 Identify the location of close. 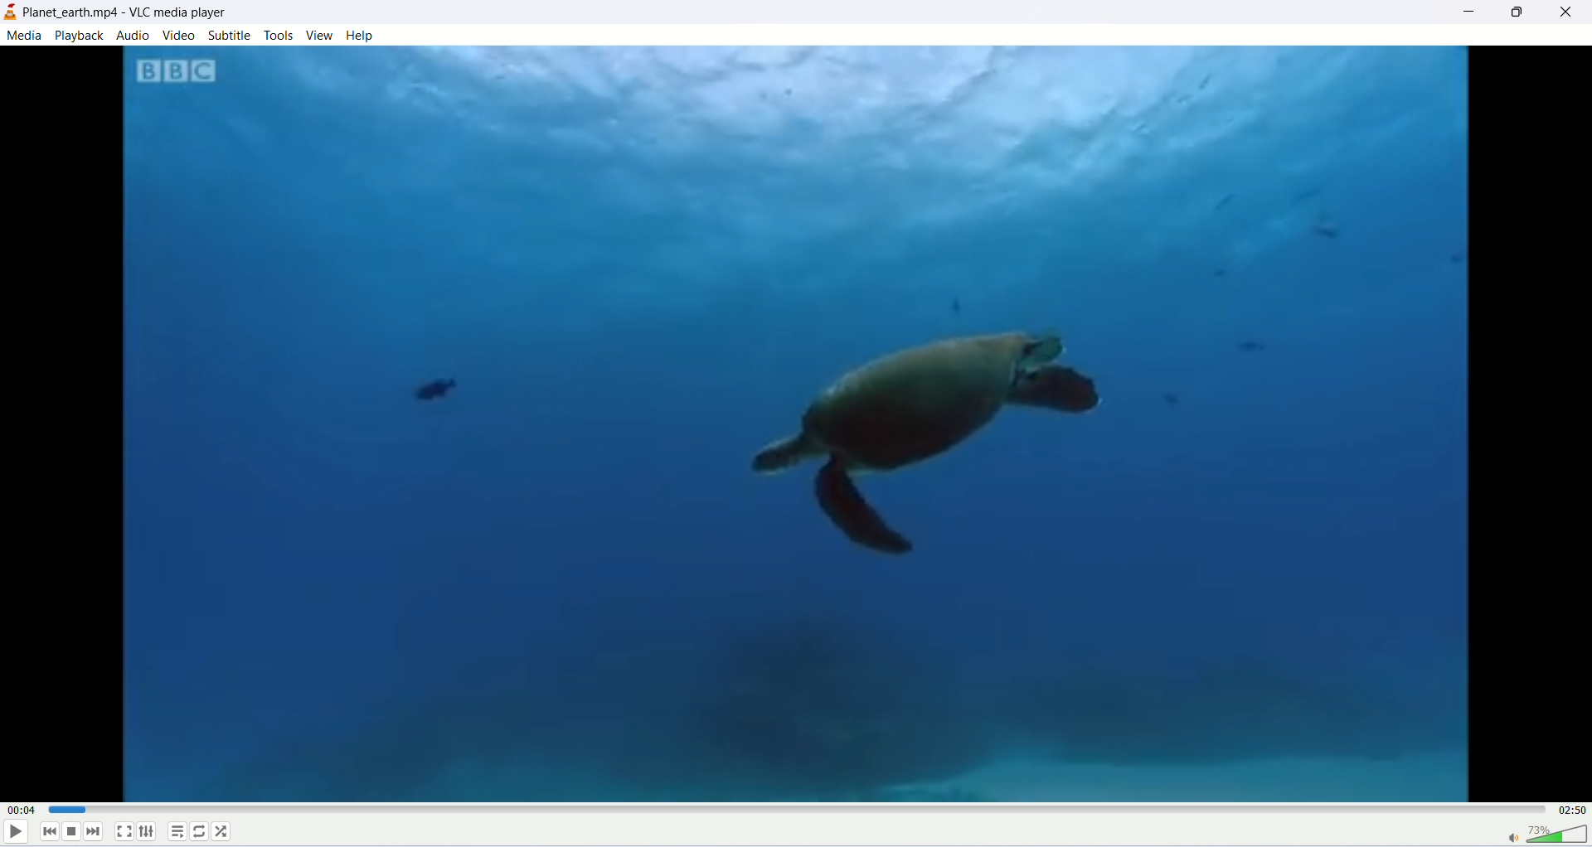
(1565, 12).